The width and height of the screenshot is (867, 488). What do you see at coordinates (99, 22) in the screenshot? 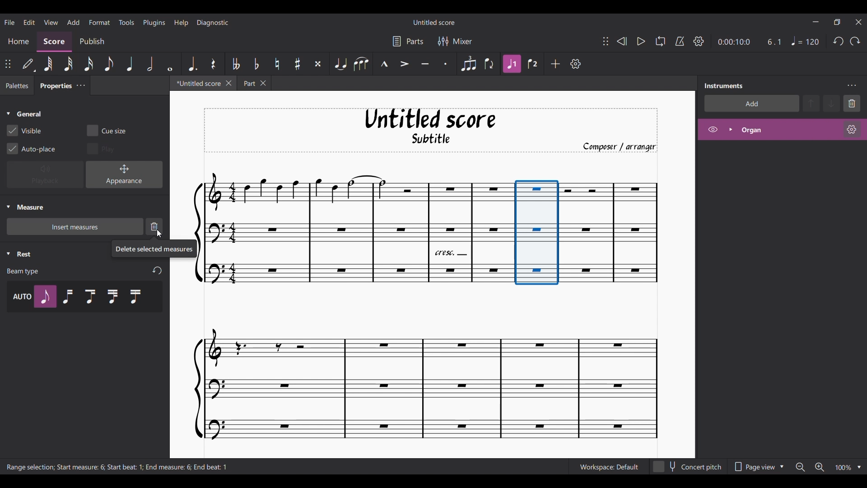
I see `Format menu` at bounding box center [99, 22].